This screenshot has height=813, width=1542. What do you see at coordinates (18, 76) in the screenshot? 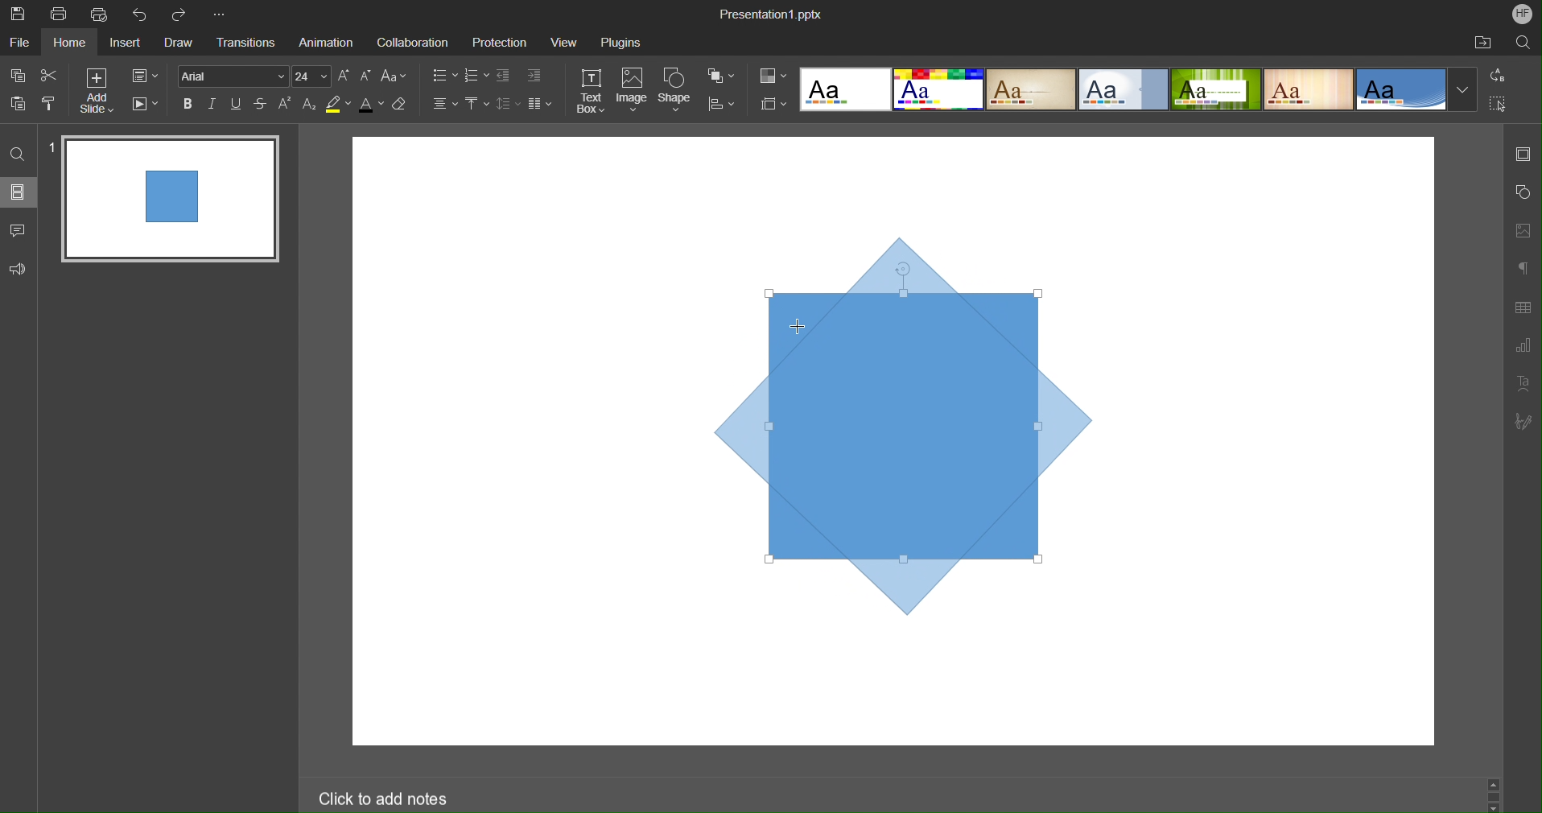
I see `Copy` at bounding box center [18, 76].